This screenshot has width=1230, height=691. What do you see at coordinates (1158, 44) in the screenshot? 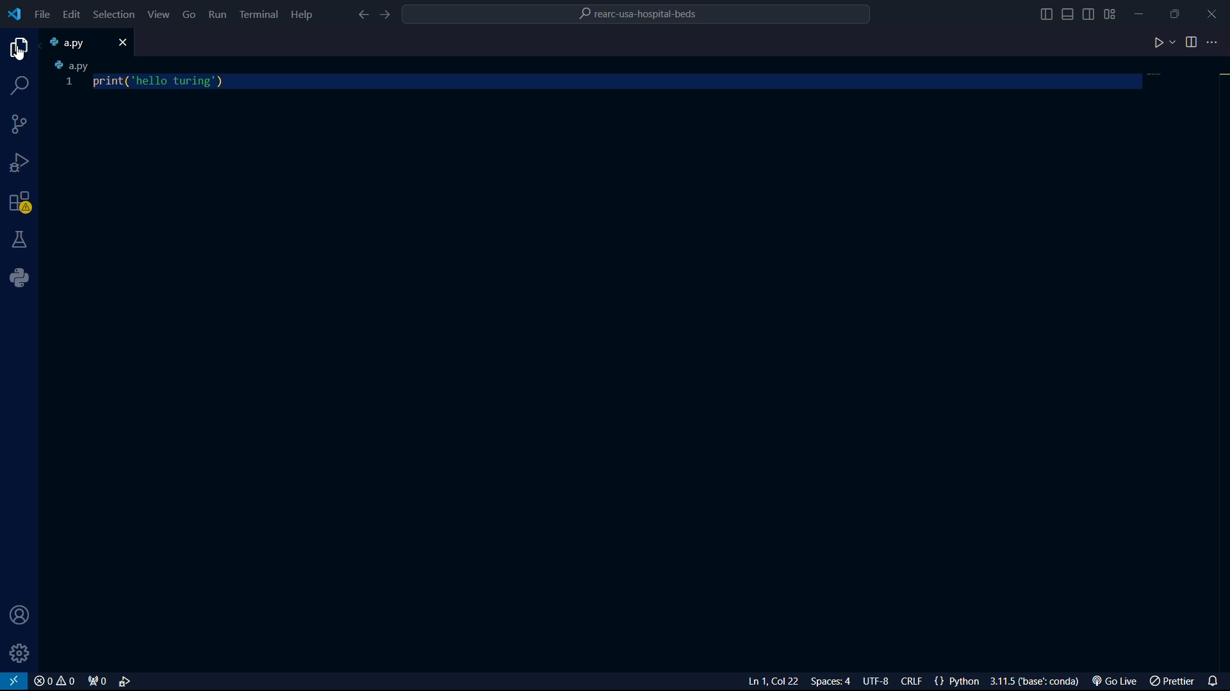
I see `run code` at bounding box center [1158, 44].